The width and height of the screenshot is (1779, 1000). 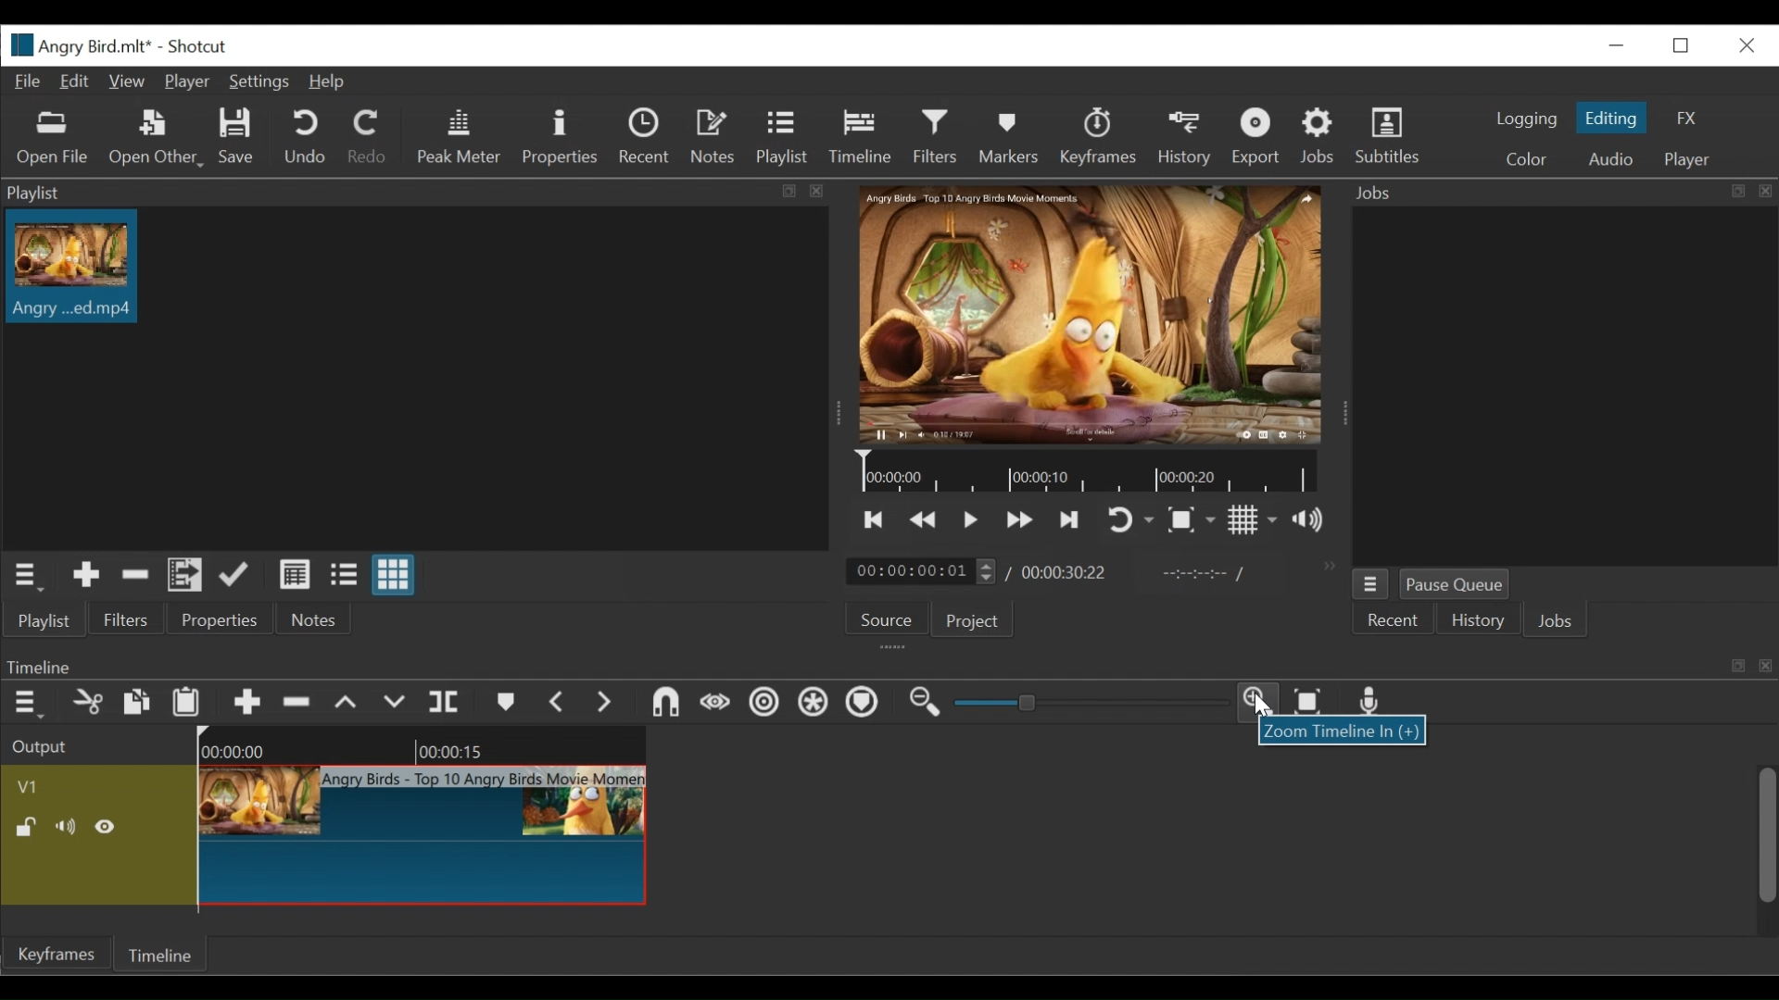 What do you see at coordinates (347, 576) in the screenshot?
I see `View as files` at bounding box center [347, 576].